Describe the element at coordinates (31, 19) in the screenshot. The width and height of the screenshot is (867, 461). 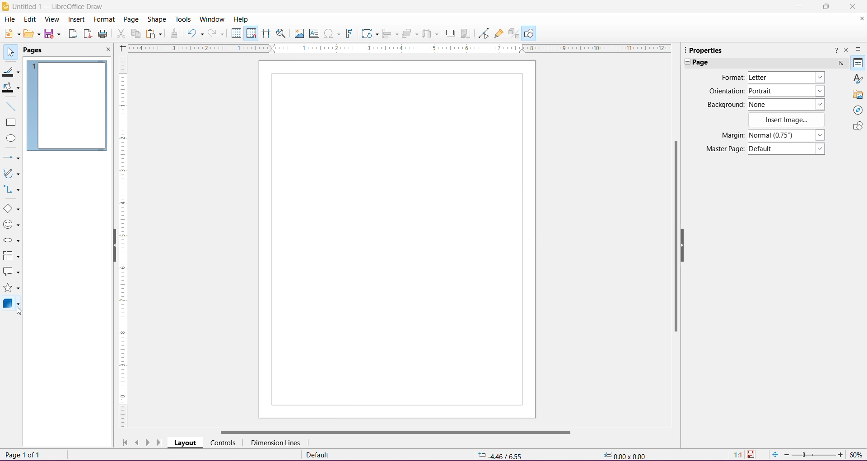
I see `Edit` at that location.